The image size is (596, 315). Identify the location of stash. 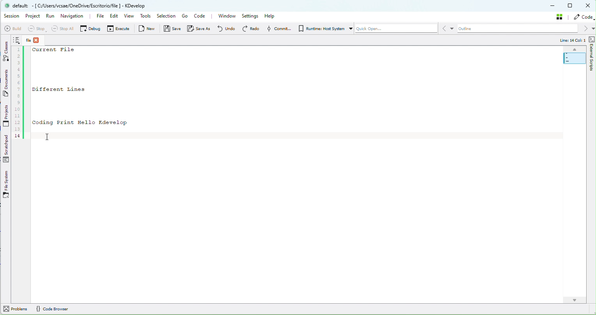
(561, 16).